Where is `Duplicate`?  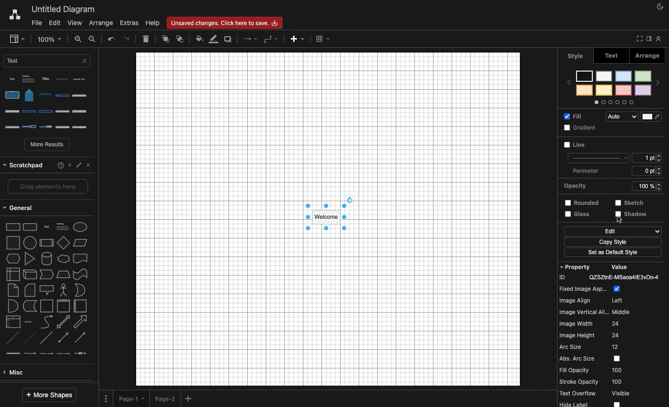 Duplicate is located at coordinates (229, 39).